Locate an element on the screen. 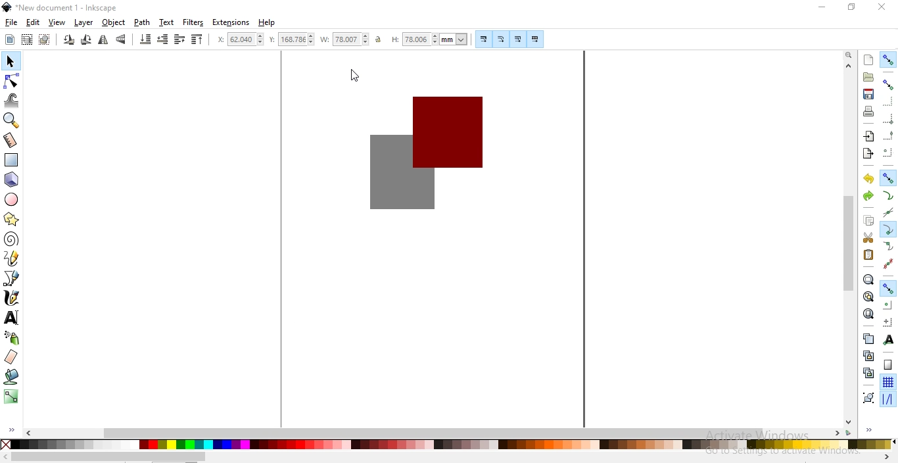  snap midpoints of line segments is located at coordinates (887, 264).